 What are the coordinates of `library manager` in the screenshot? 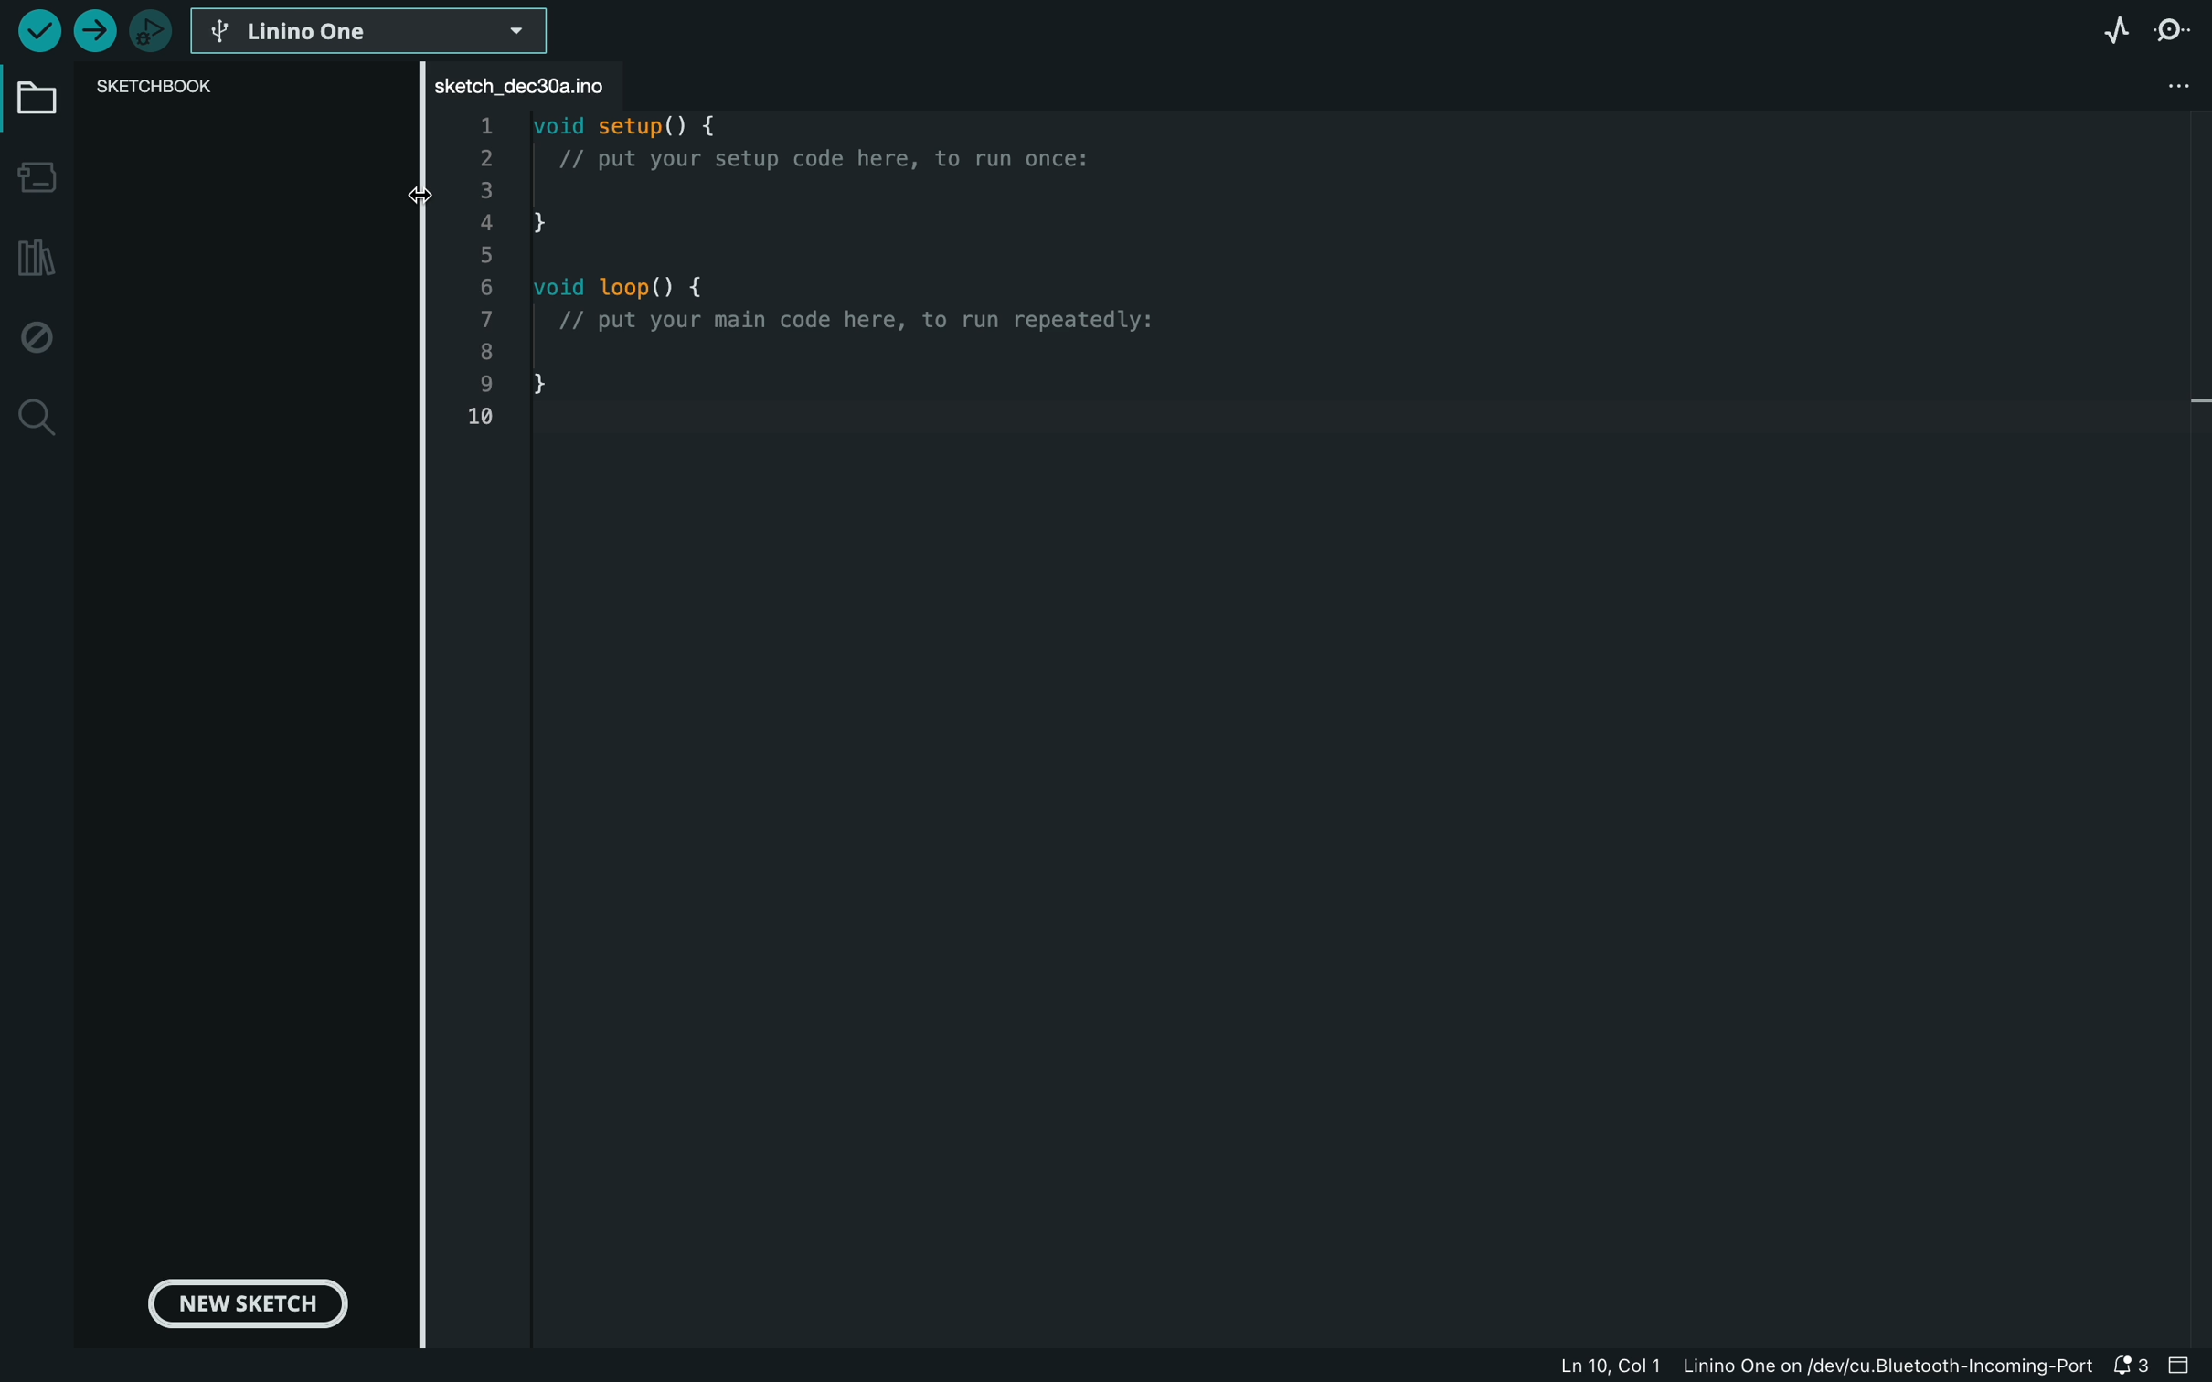 It's located at (32, 261).